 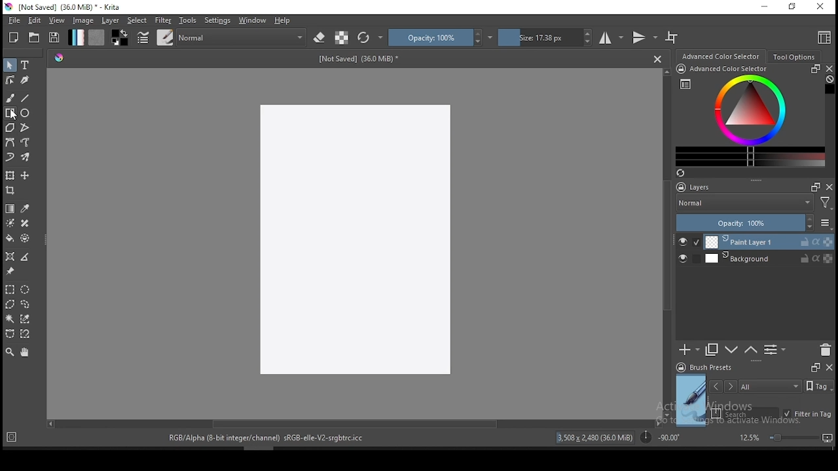 I want to click on blending mode, so click(x=242, y=37).